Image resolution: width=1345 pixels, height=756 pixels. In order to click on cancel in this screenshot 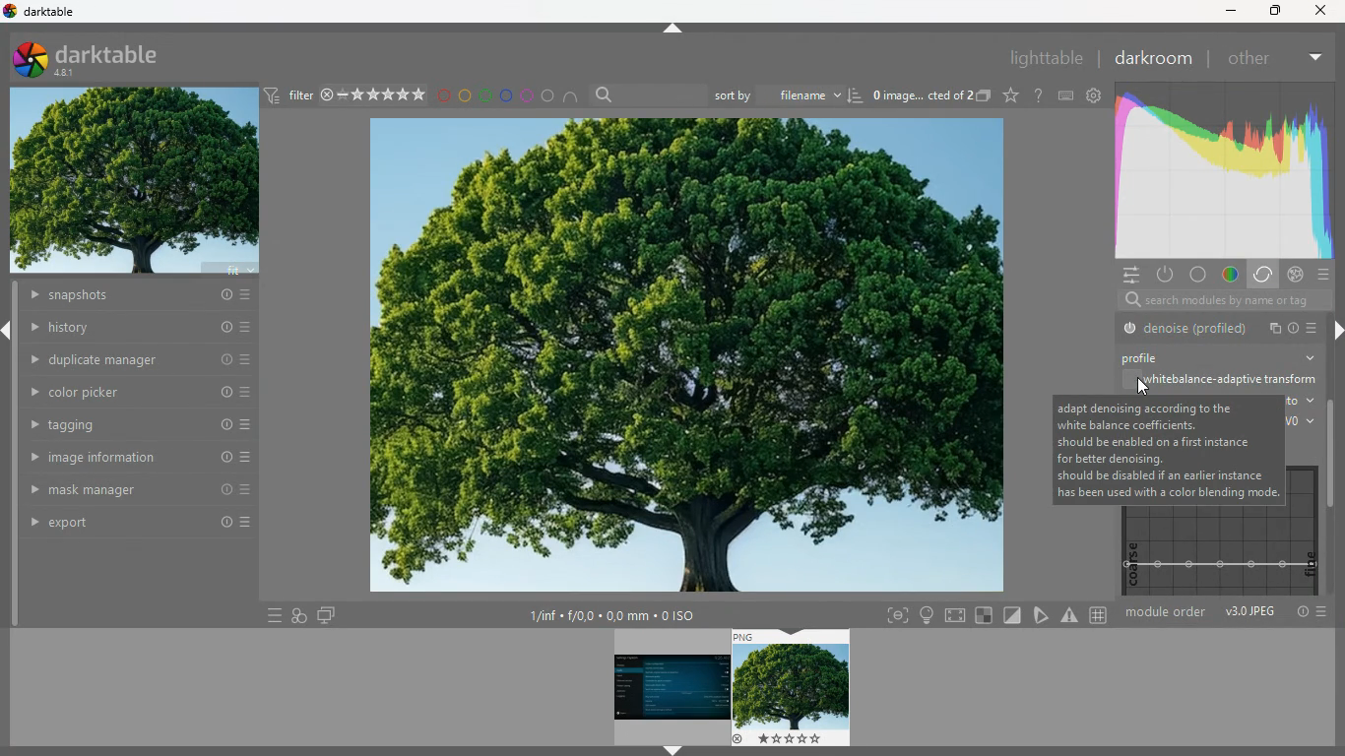, I will do `click(1296, 275)`.